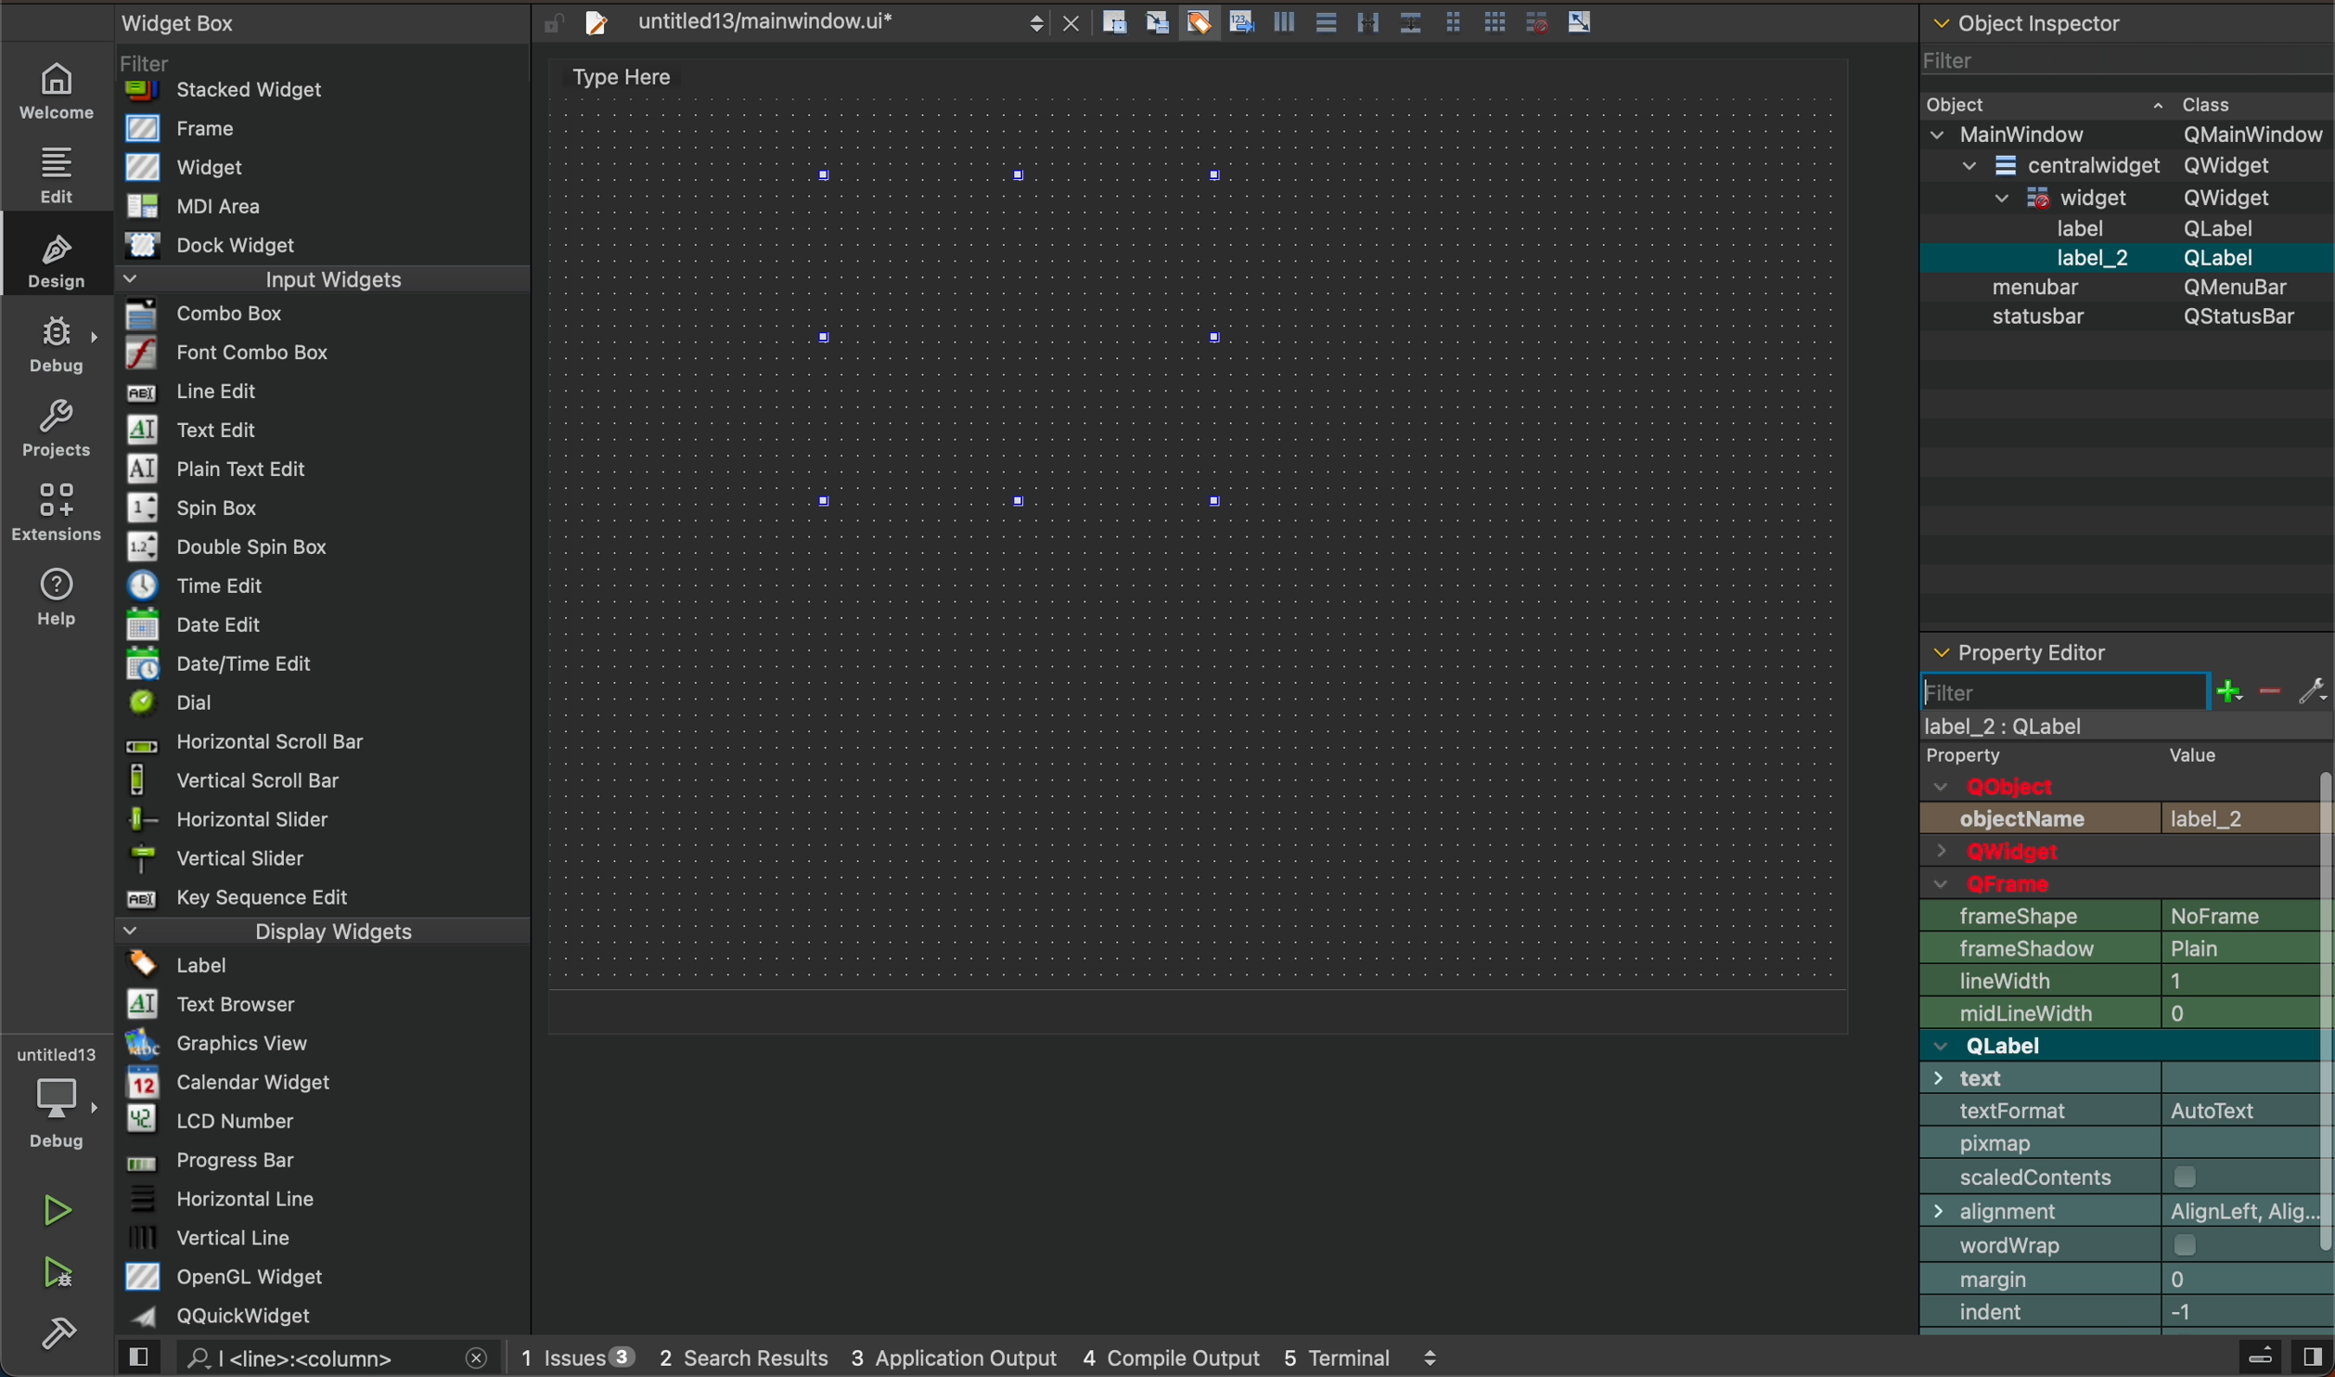 The width and height of the screenshot is (2335, 1377). I want to click on margin, so click(2126, 1280).